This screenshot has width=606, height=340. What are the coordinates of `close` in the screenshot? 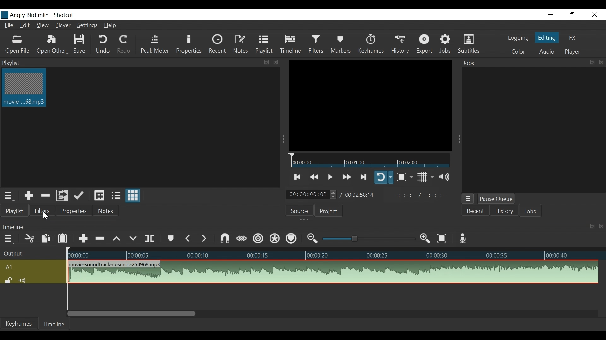 It's located at (275, 62).